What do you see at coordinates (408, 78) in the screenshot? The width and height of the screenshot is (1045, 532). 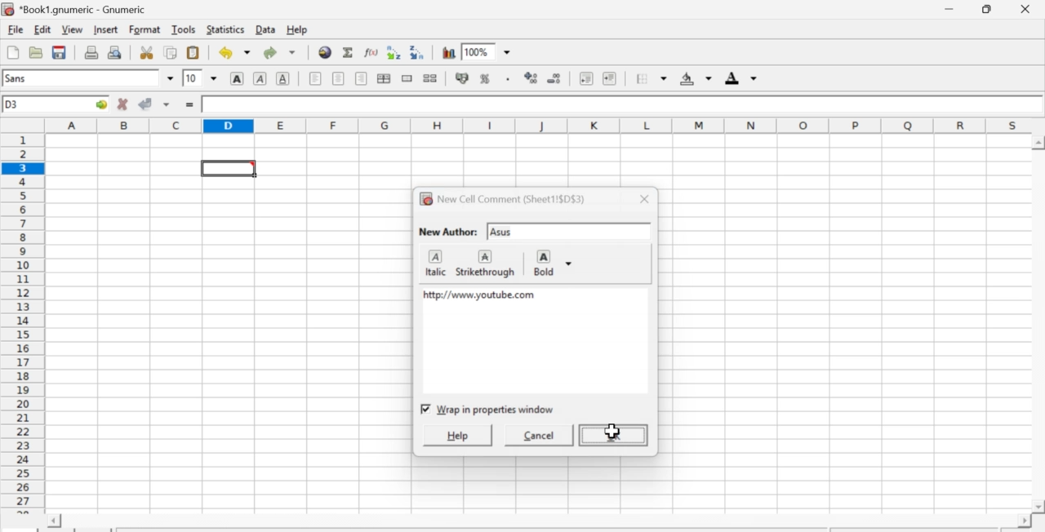 I see `Merge cells` at bounding box center [408, 78].